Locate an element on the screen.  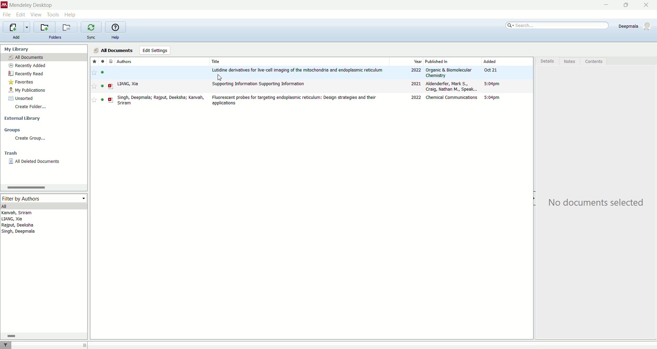
Favourite is located at coordinates (93, 100).